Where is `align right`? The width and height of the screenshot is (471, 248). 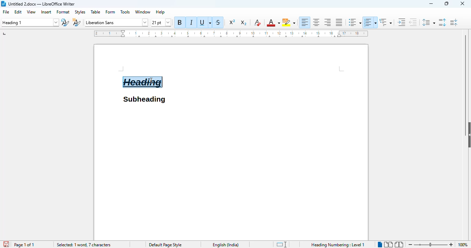 align right is located at coordinates (328, 22).